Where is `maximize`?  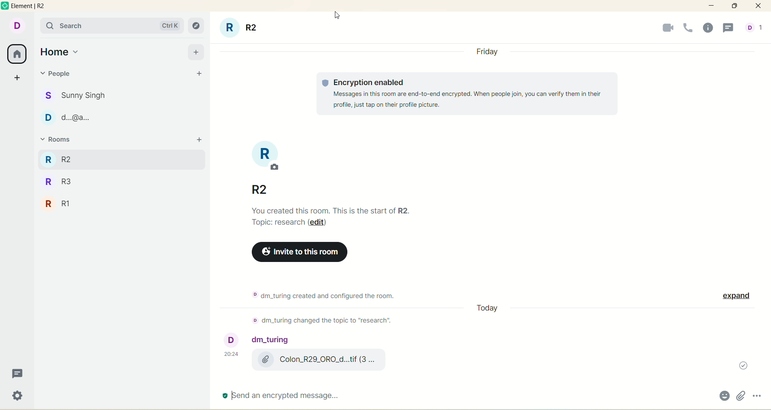 maximize is located at coordinates (734, 6).